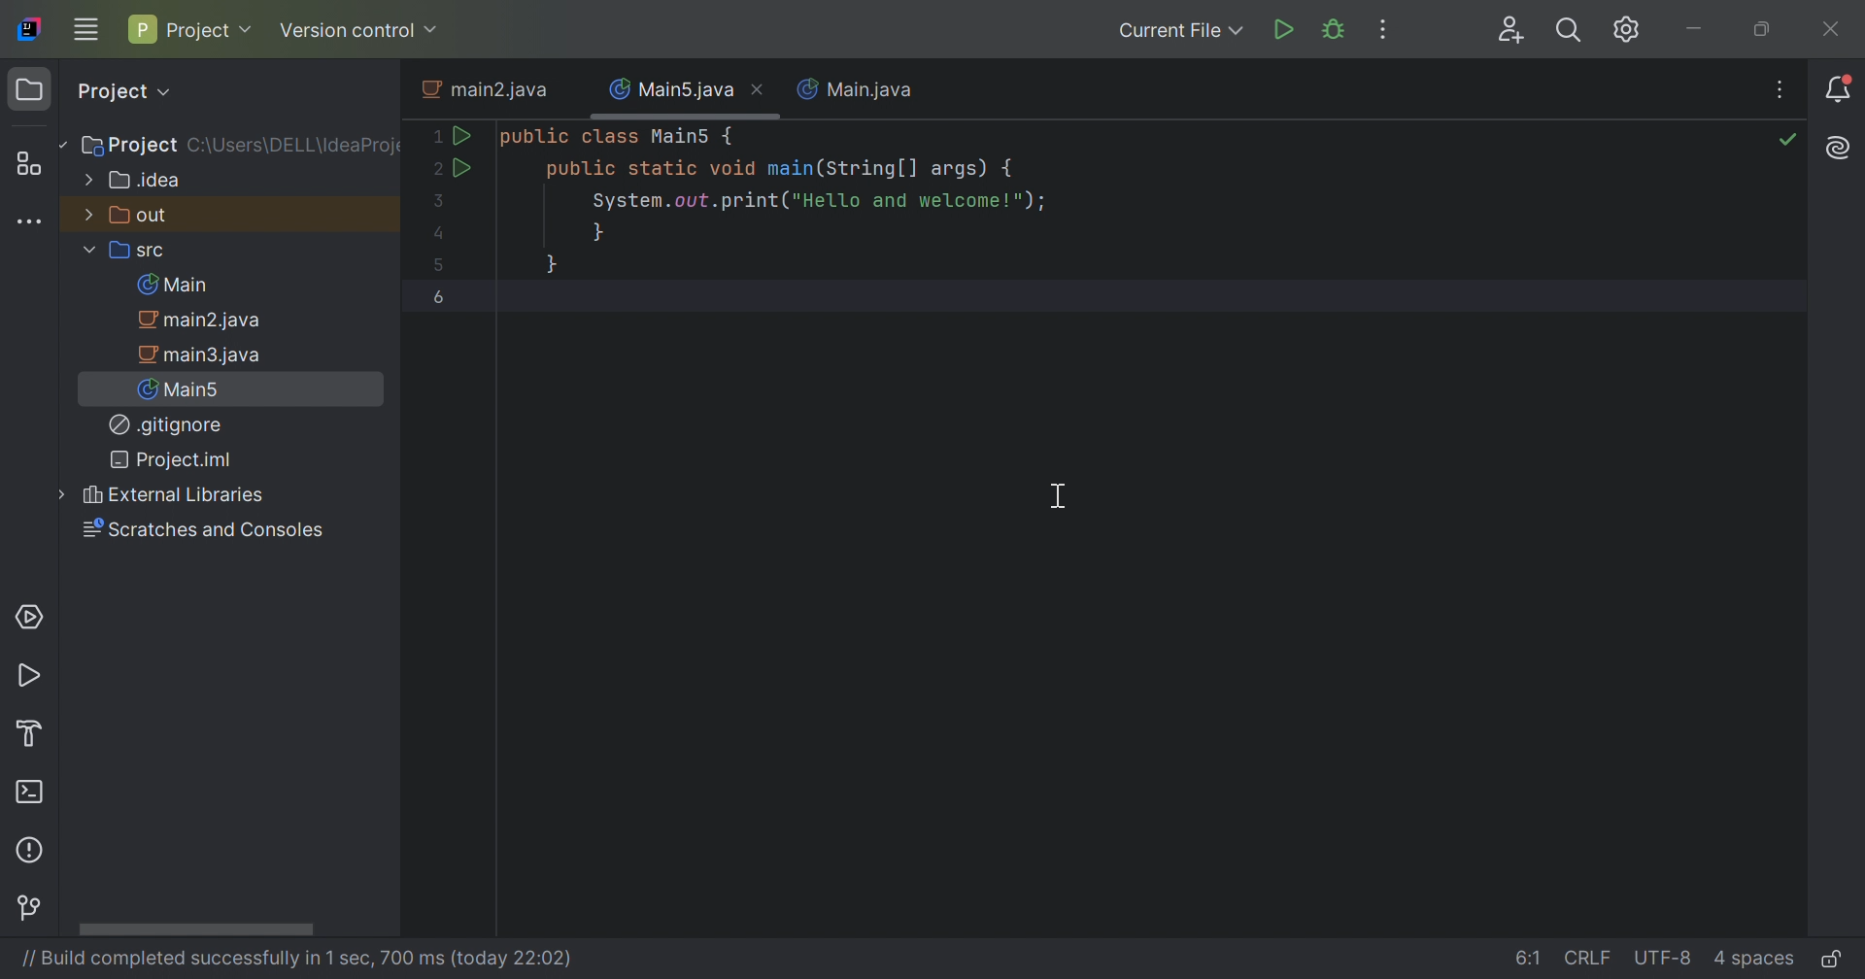  I want to click on Main, so click(179, 285).